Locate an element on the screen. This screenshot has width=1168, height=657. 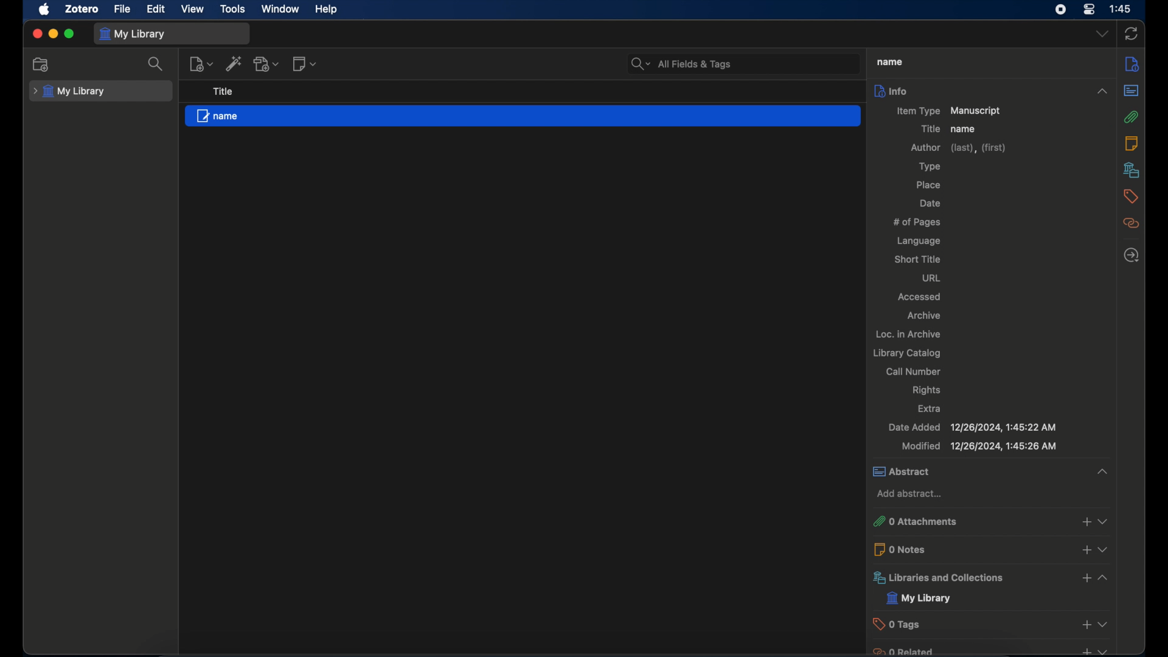
modified 12/26/2024, 1:45:22 AM is located at coordinates (979, 446).